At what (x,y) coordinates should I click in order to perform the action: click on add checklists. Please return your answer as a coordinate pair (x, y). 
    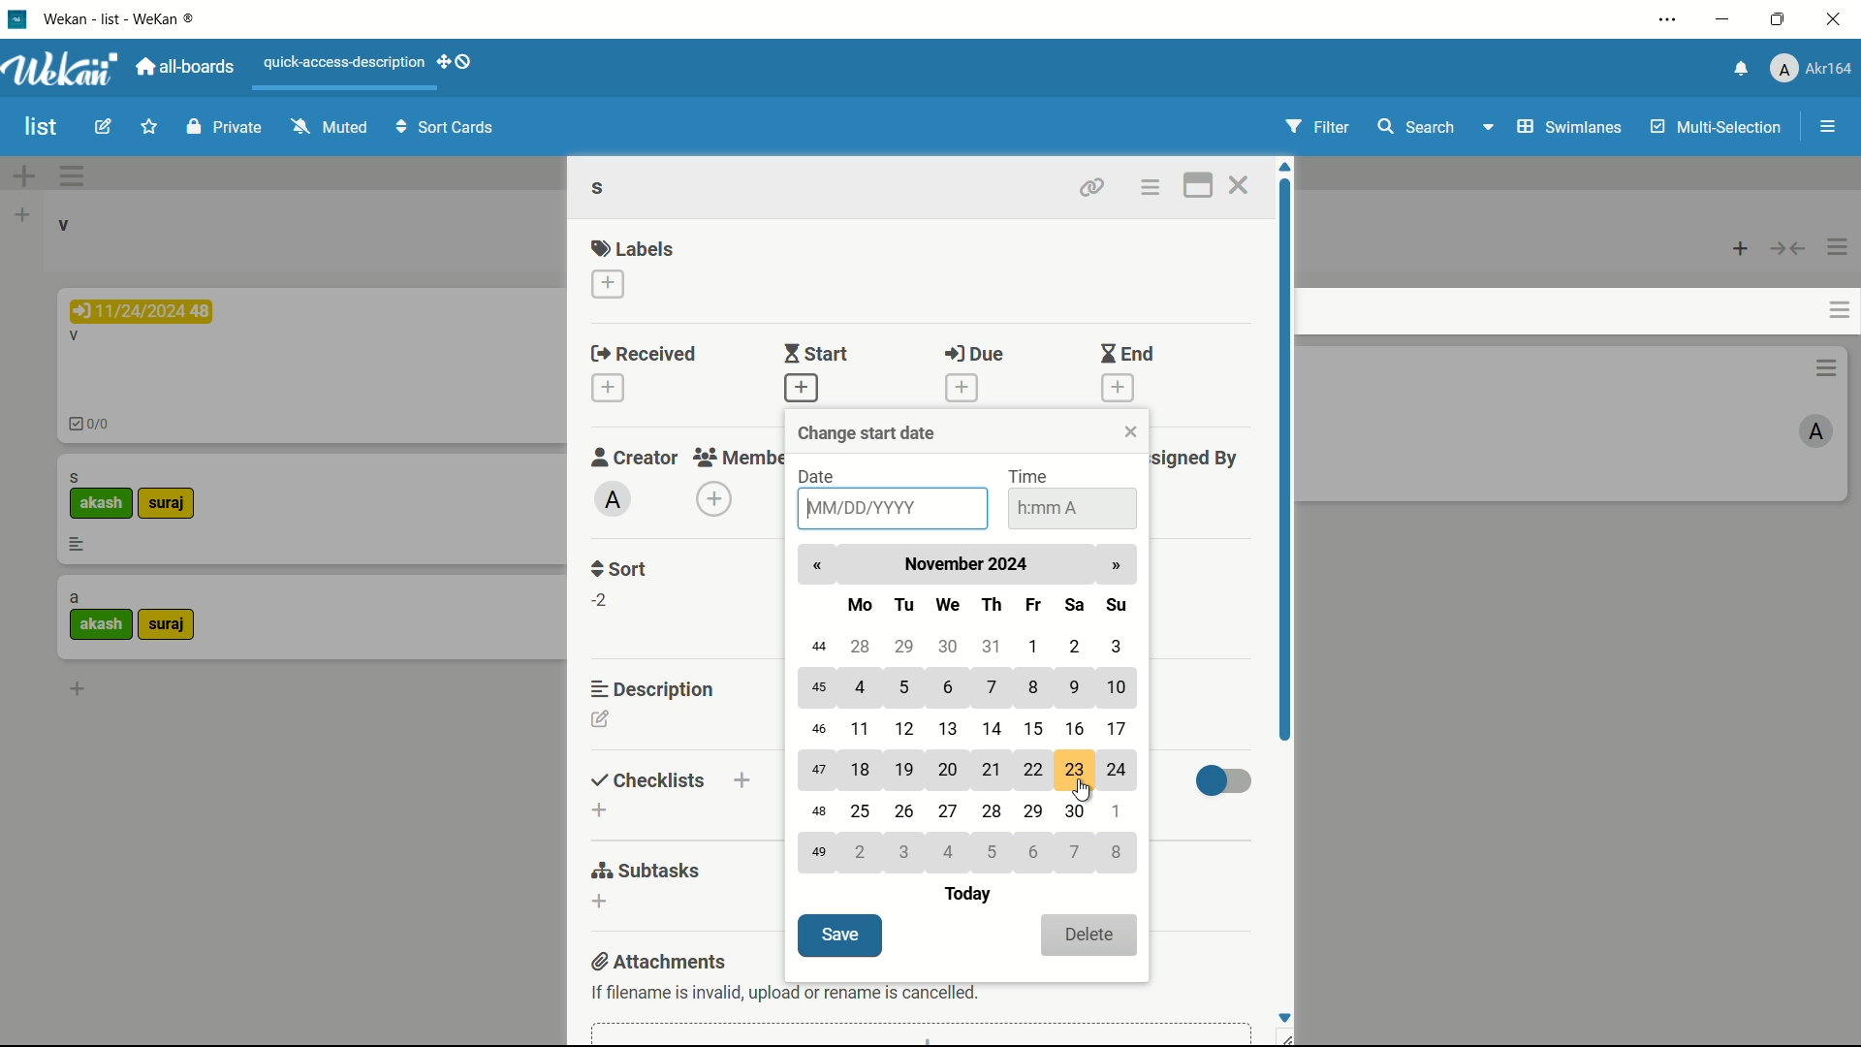
    Looking at the image, I should click on (743, 779).